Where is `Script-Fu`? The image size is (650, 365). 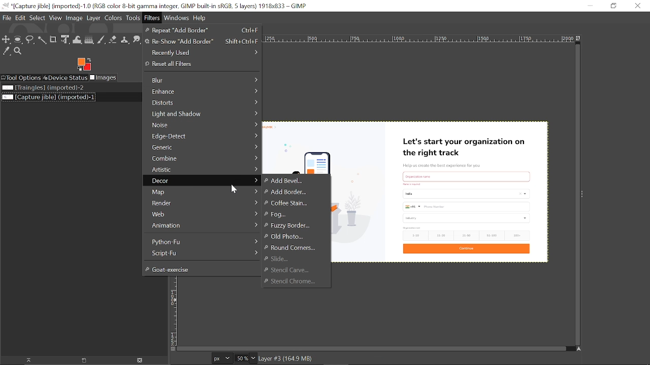 Script-Fu is located at coordinates (201, 253).